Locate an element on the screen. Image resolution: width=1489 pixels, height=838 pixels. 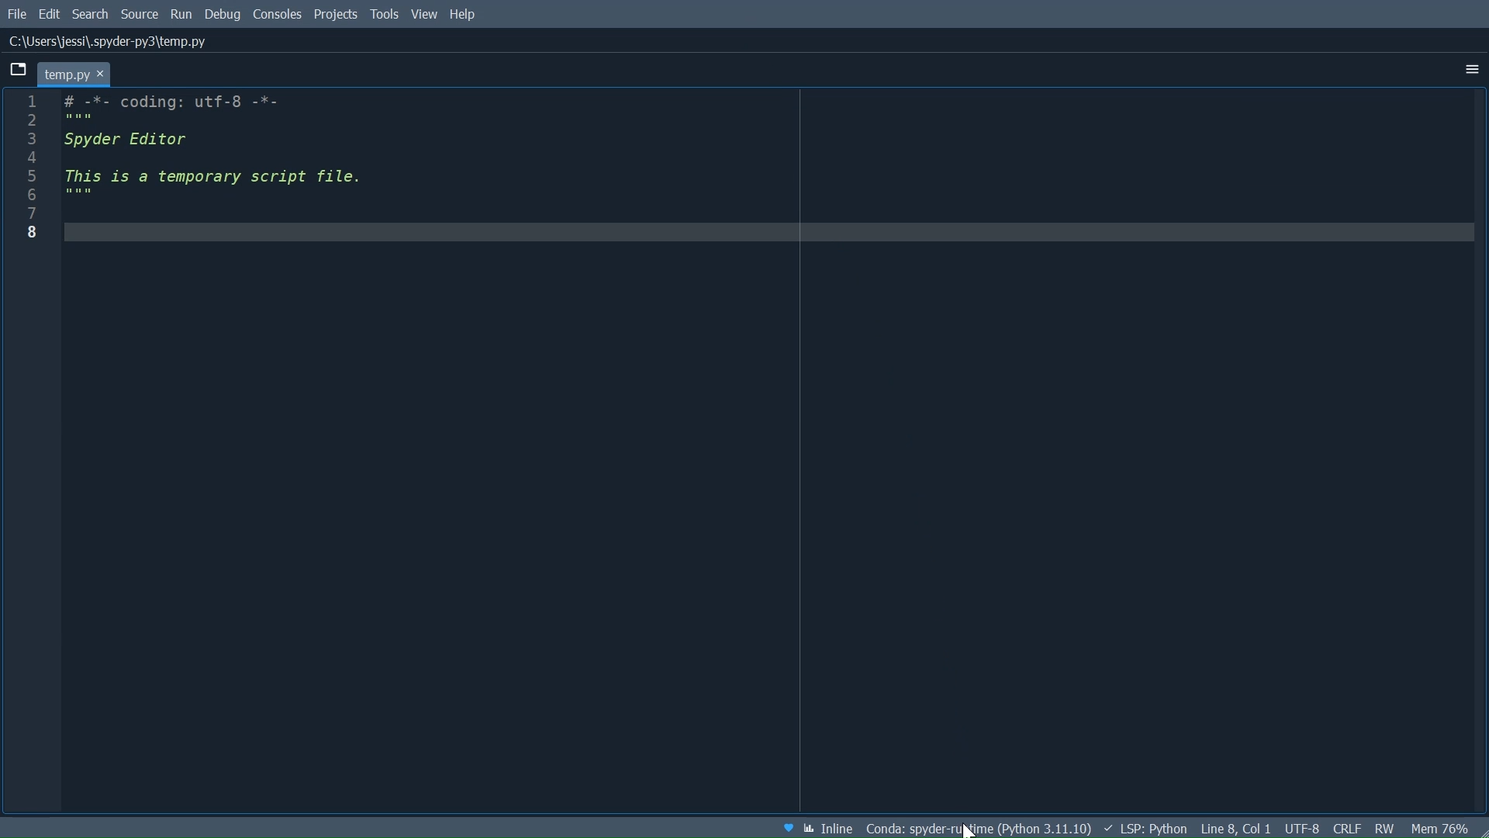
Help Spyder is located at coordinates (785, 826).